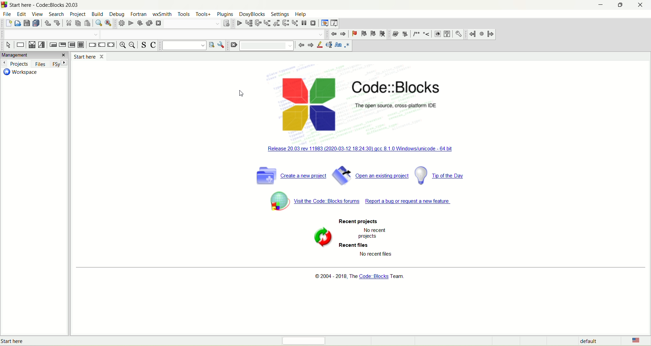 The image size is (651, 346). What do you see at coordinates (324, 23) in the screenshot?
I see `debugging` at bounding box center [324, 23].